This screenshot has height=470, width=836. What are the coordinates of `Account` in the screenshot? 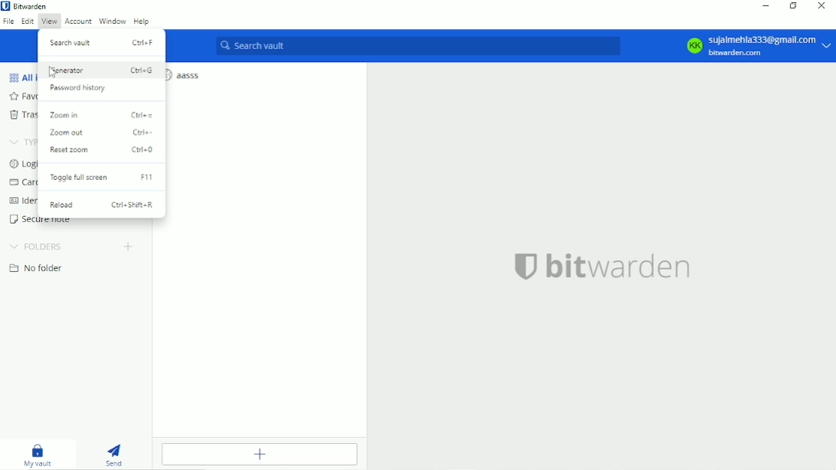 It's located at (77, 21).